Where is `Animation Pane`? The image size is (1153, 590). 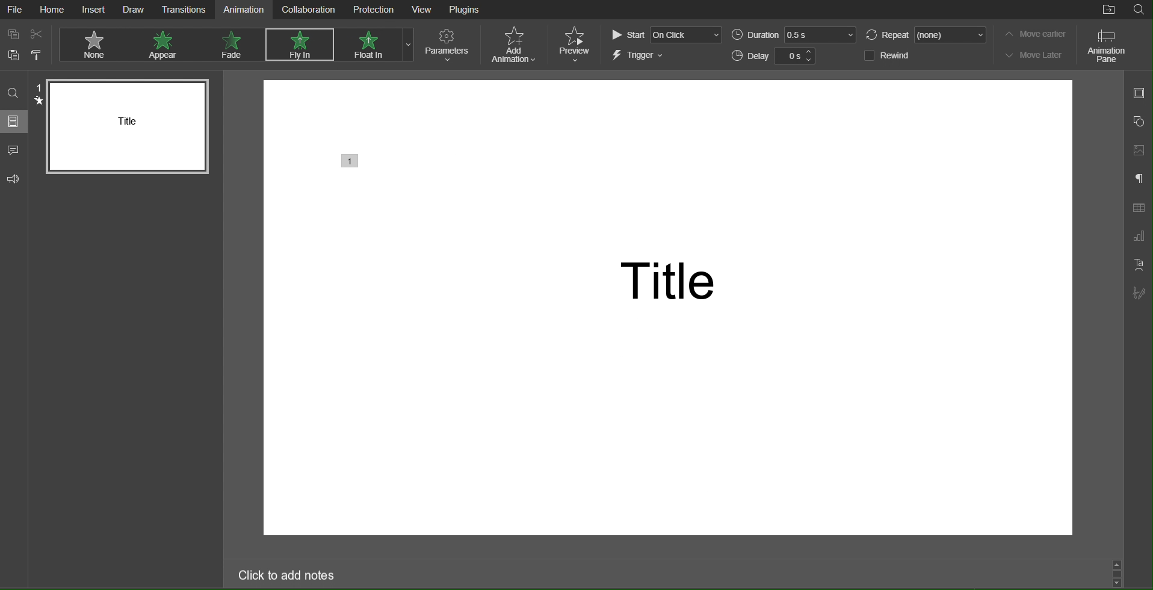 Animation Pane is located at coordinates (1107, 45).